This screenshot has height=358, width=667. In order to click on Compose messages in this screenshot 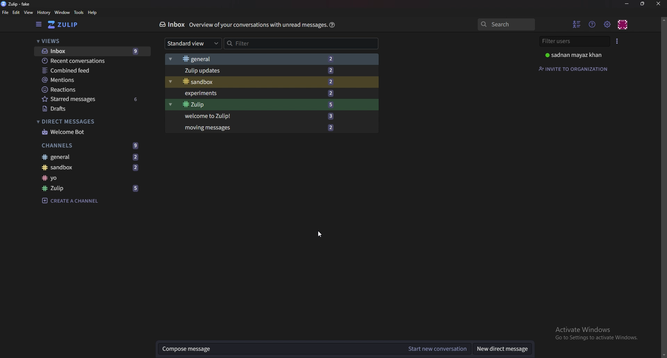, I will do `click(283, 350)`.